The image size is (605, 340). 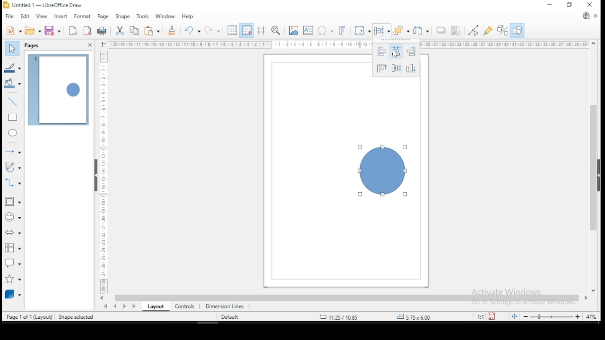 I want to click on paste, so click(x=153, y=31).